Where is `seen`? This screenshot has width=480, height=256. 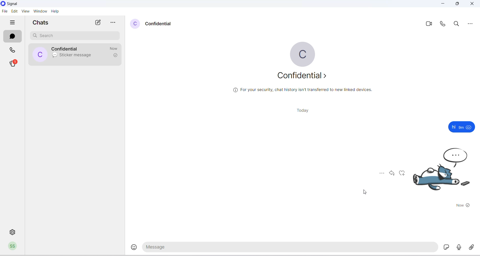
seen is located at coordinates (469, 127).